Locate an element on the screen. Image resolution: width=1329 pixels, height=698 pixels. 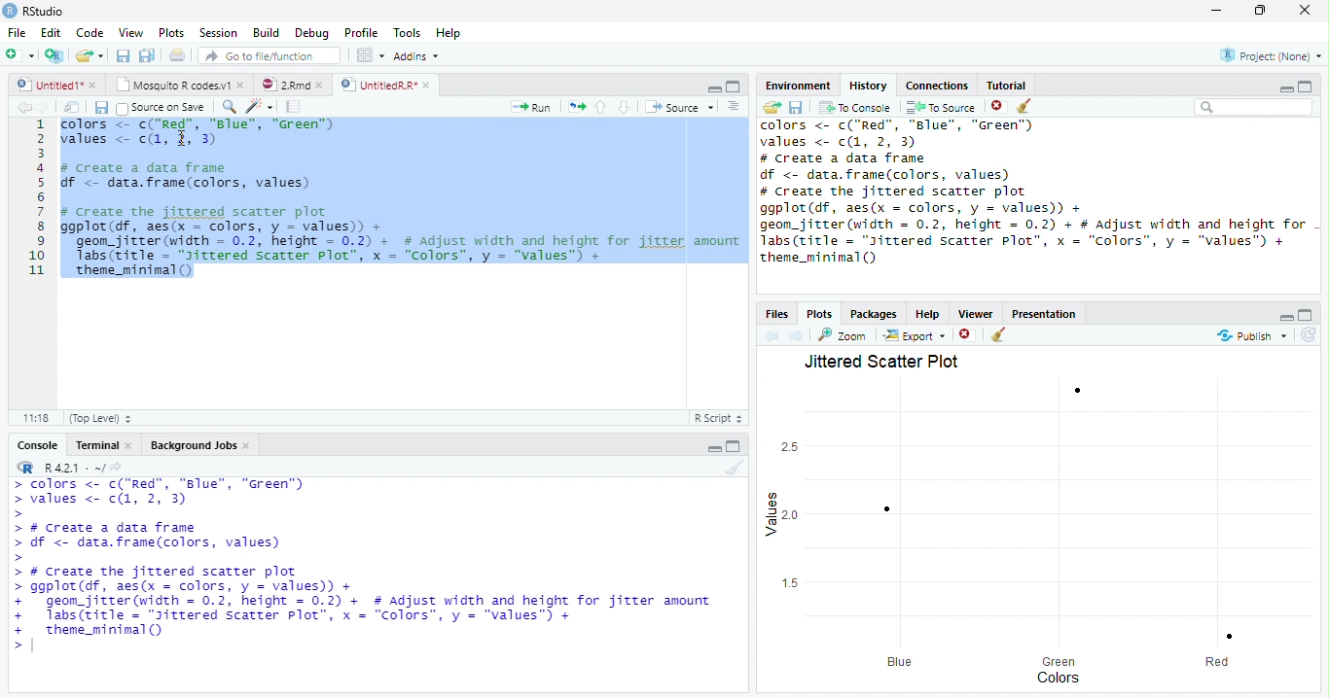
close is located at coordinates (319, 86).